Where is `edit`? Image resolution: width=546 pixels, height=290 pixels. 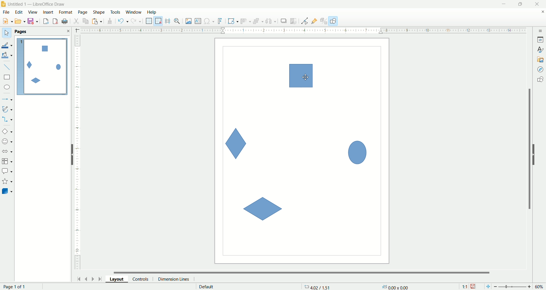 edit is located at coordinates (19, 13).